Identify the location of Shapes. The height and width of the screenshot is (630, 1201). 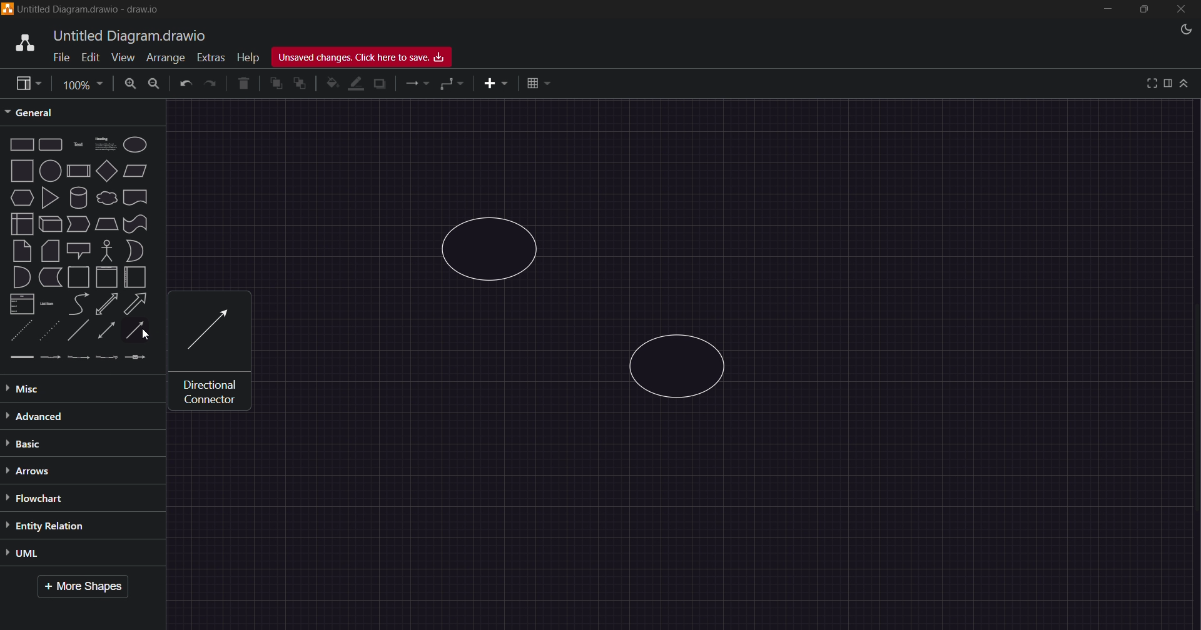
(79, 250).